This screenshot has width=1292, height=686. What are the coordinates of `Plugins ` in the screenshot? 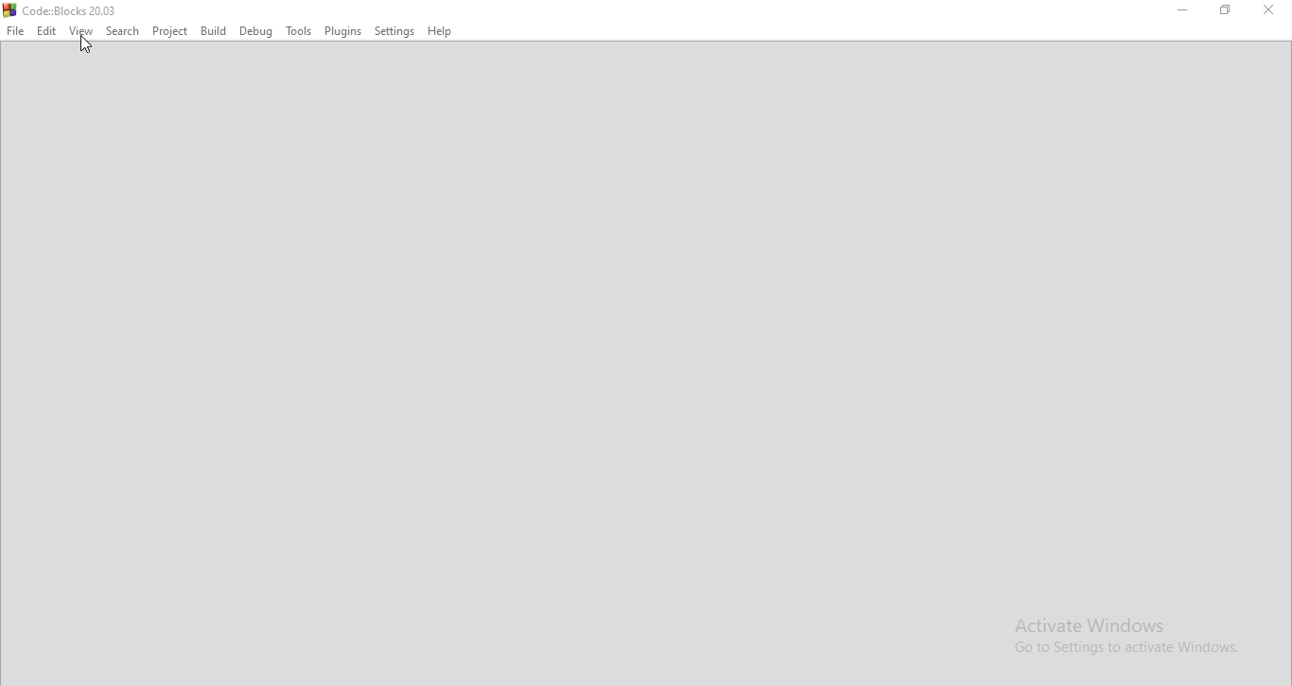 It's located at (344, 29).